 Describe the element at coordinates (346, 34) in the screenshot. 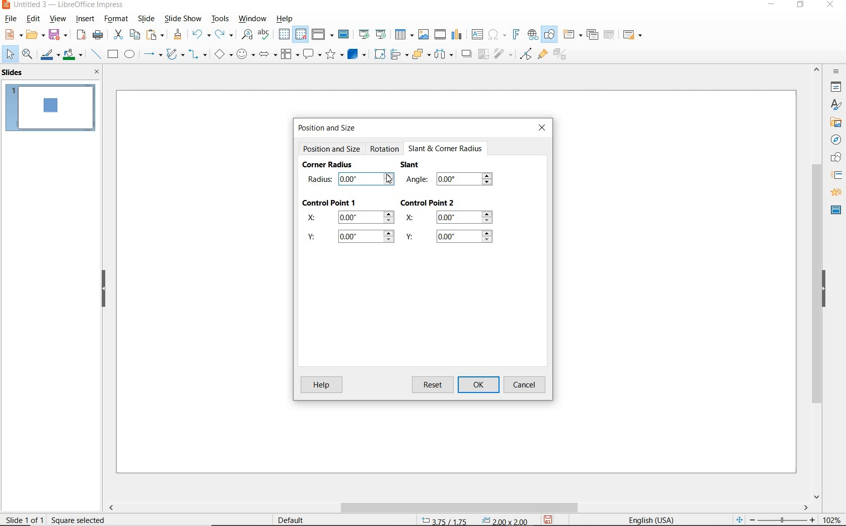

I see `master slide` at that location.